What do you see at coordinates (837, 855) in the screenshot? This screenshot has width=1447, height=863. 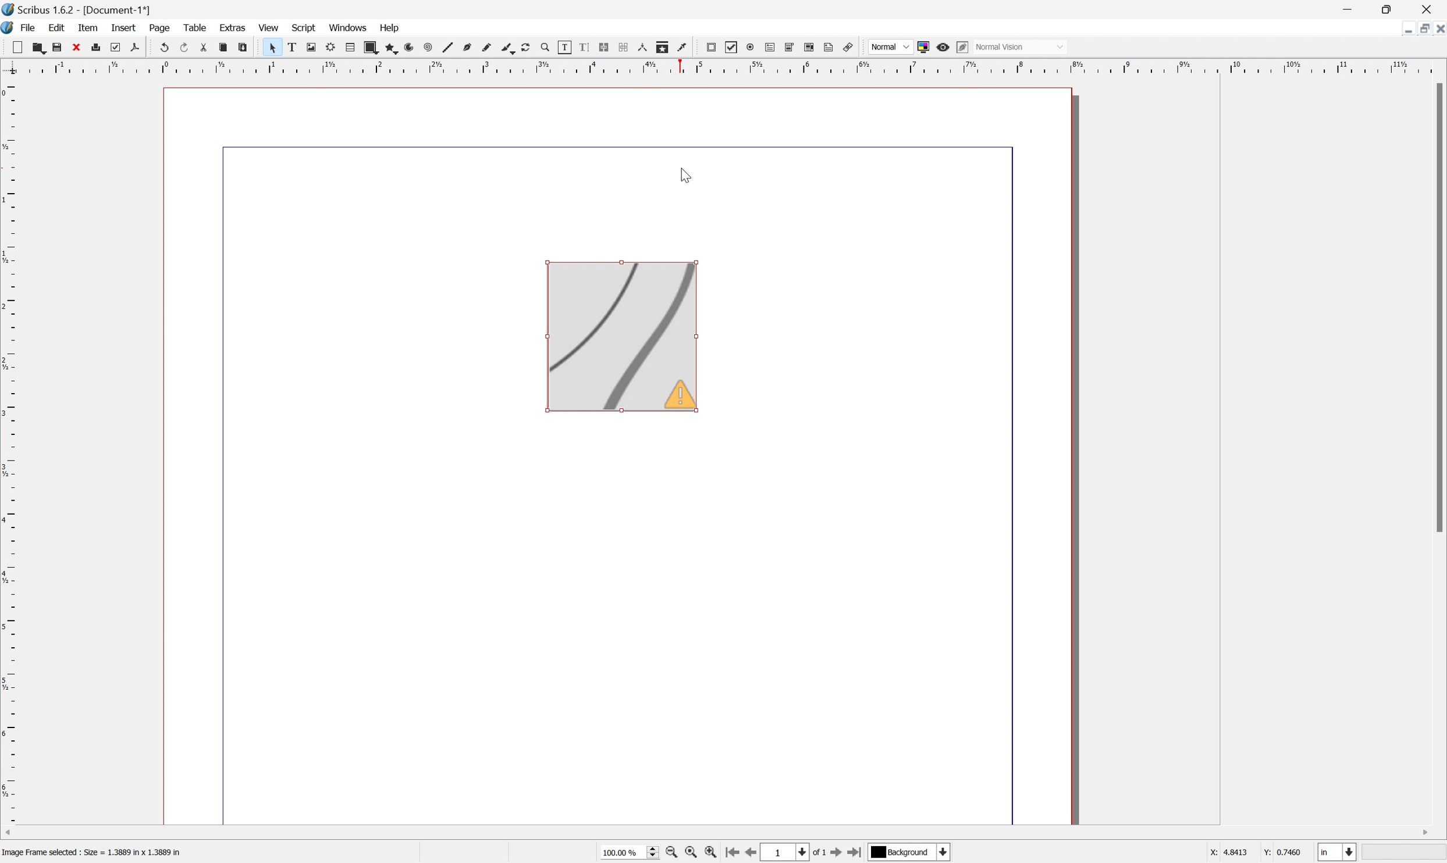 I see `Go to the next page` at bounding box center [837, 855].